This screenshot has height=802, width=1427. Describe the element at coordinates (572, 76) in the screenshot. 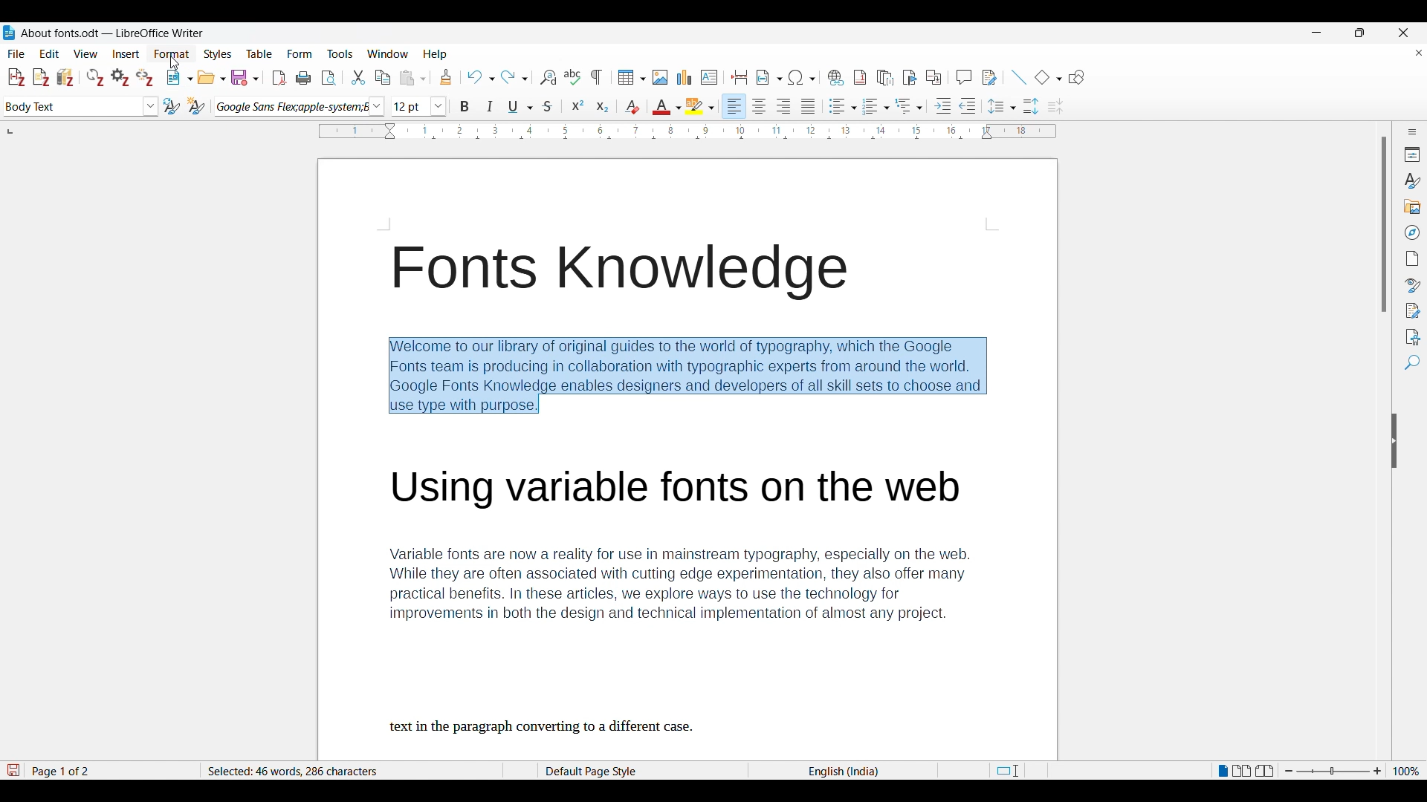

I see `Spell check` at that location.